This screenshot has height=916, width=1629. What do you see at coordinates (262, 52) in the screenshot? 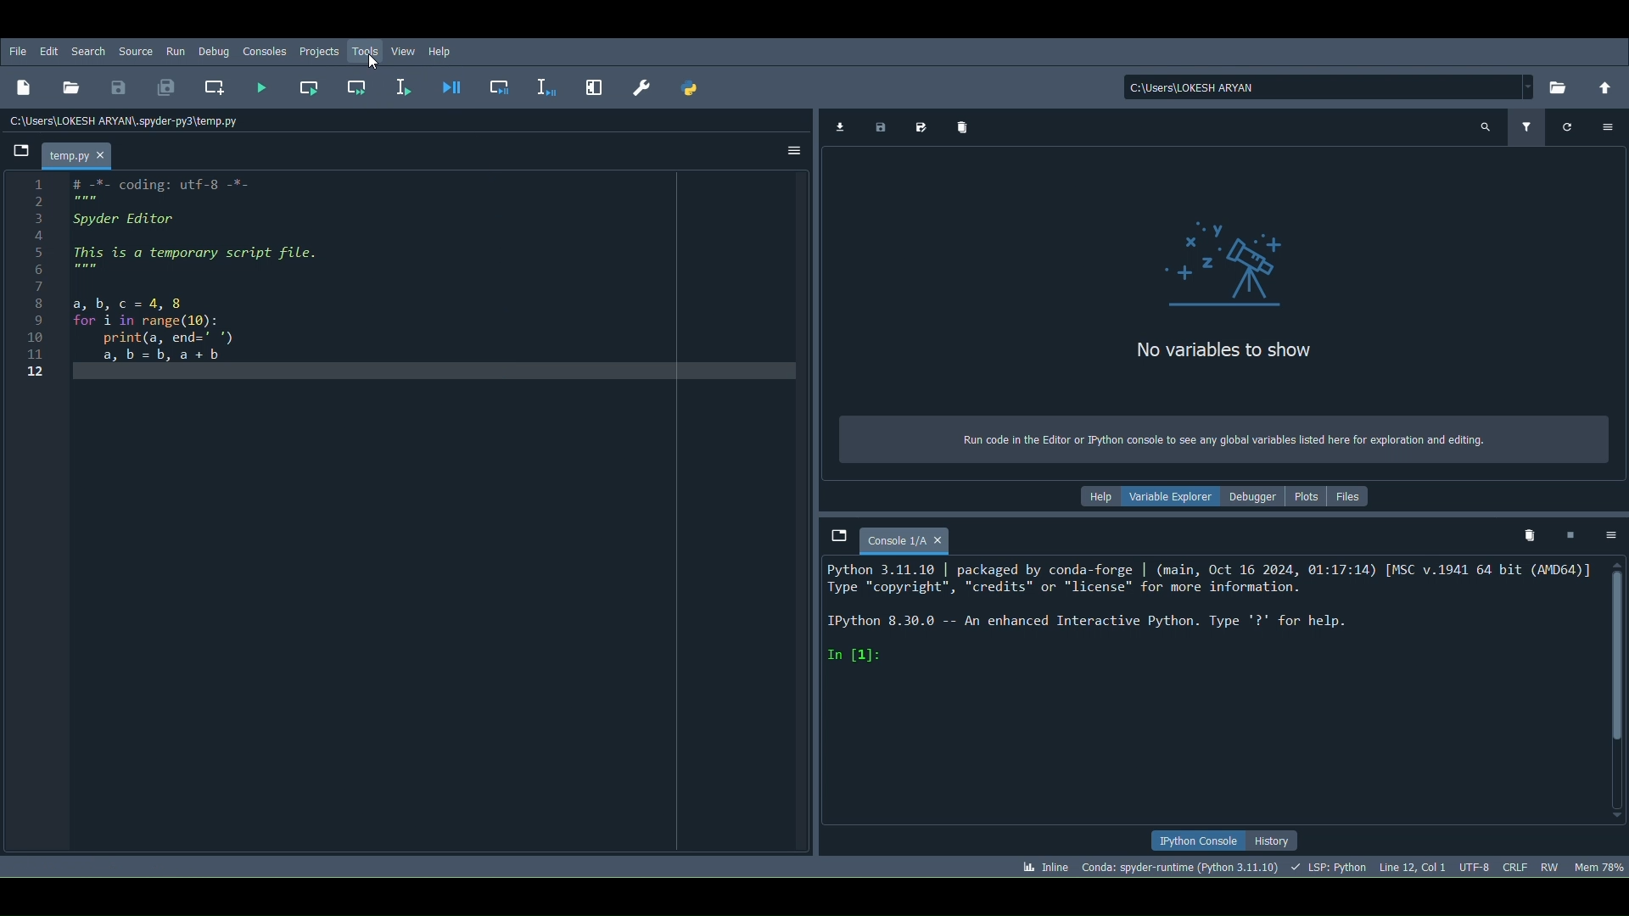
I see `Consoles` at bounding box center [262, 52].